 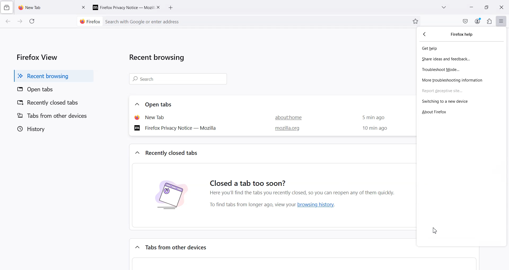 I want to click on To find tabs from longer ago, view your, so click(x=251, y=205).